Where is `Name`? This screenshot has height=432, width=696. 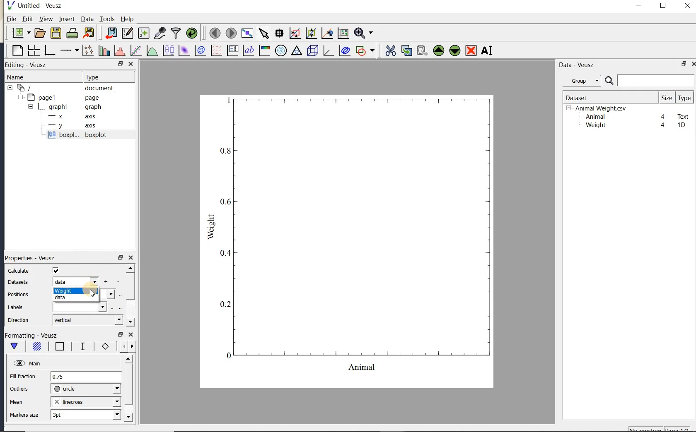
Name is located at coordinates (24, 77).